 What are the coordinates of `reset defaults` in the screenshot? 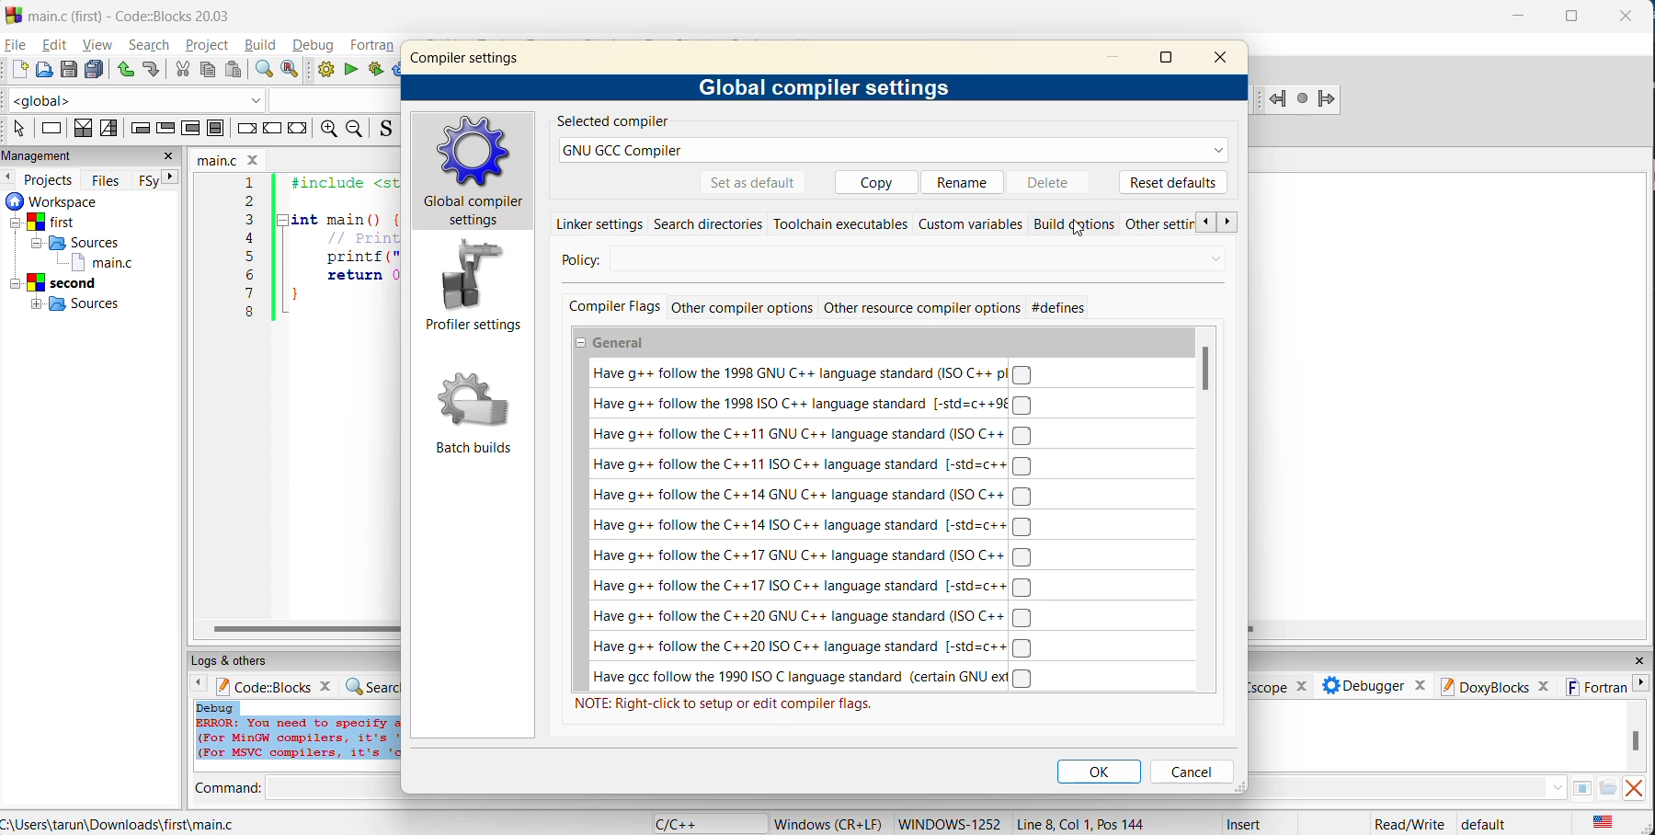 It's located at (1171, 183).